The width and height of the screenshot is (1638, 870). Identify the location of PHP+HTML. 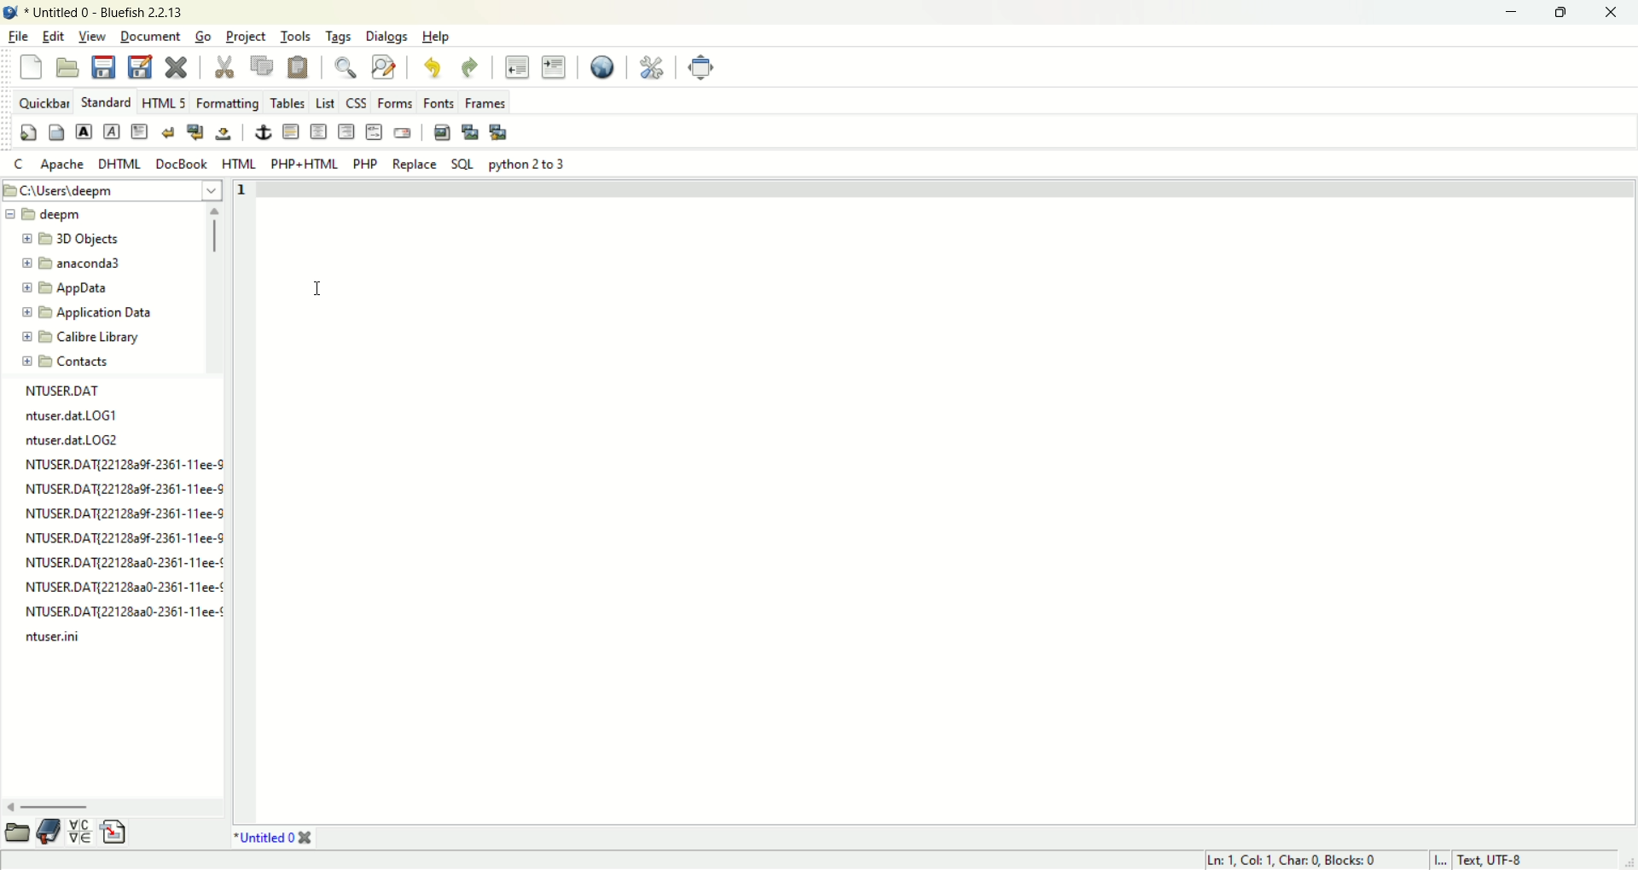
(305, 165).